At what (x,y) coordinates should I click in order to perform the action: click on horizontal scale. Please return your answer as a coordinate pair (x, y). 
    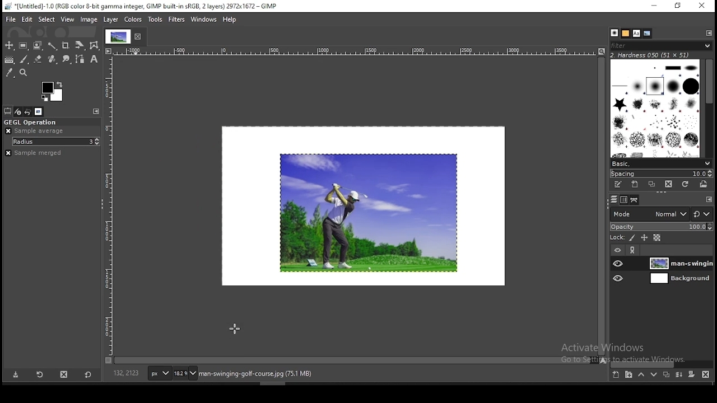
    Looking at the image, I should click on (355, 52).